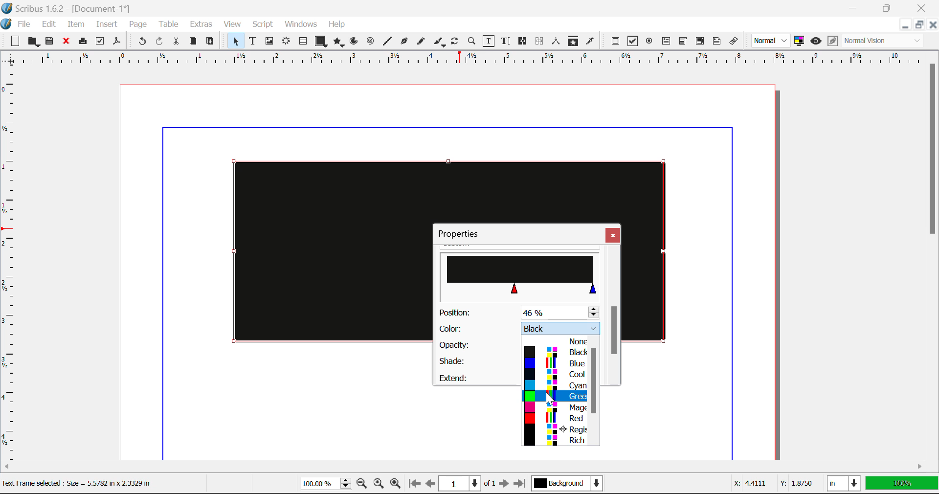  I want to click on Copy Item Properties, so click(573, 42).